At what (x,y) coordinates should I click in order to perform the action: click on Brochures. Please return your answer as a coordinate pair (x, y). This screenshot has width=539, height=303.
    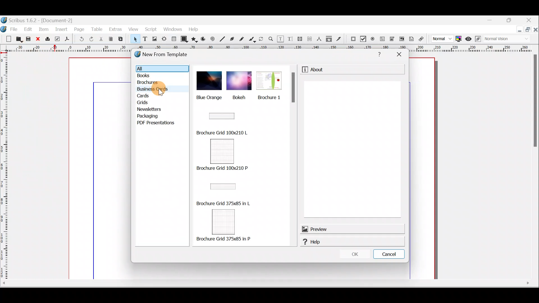
    Looking at the image, I should click on (159, 84).